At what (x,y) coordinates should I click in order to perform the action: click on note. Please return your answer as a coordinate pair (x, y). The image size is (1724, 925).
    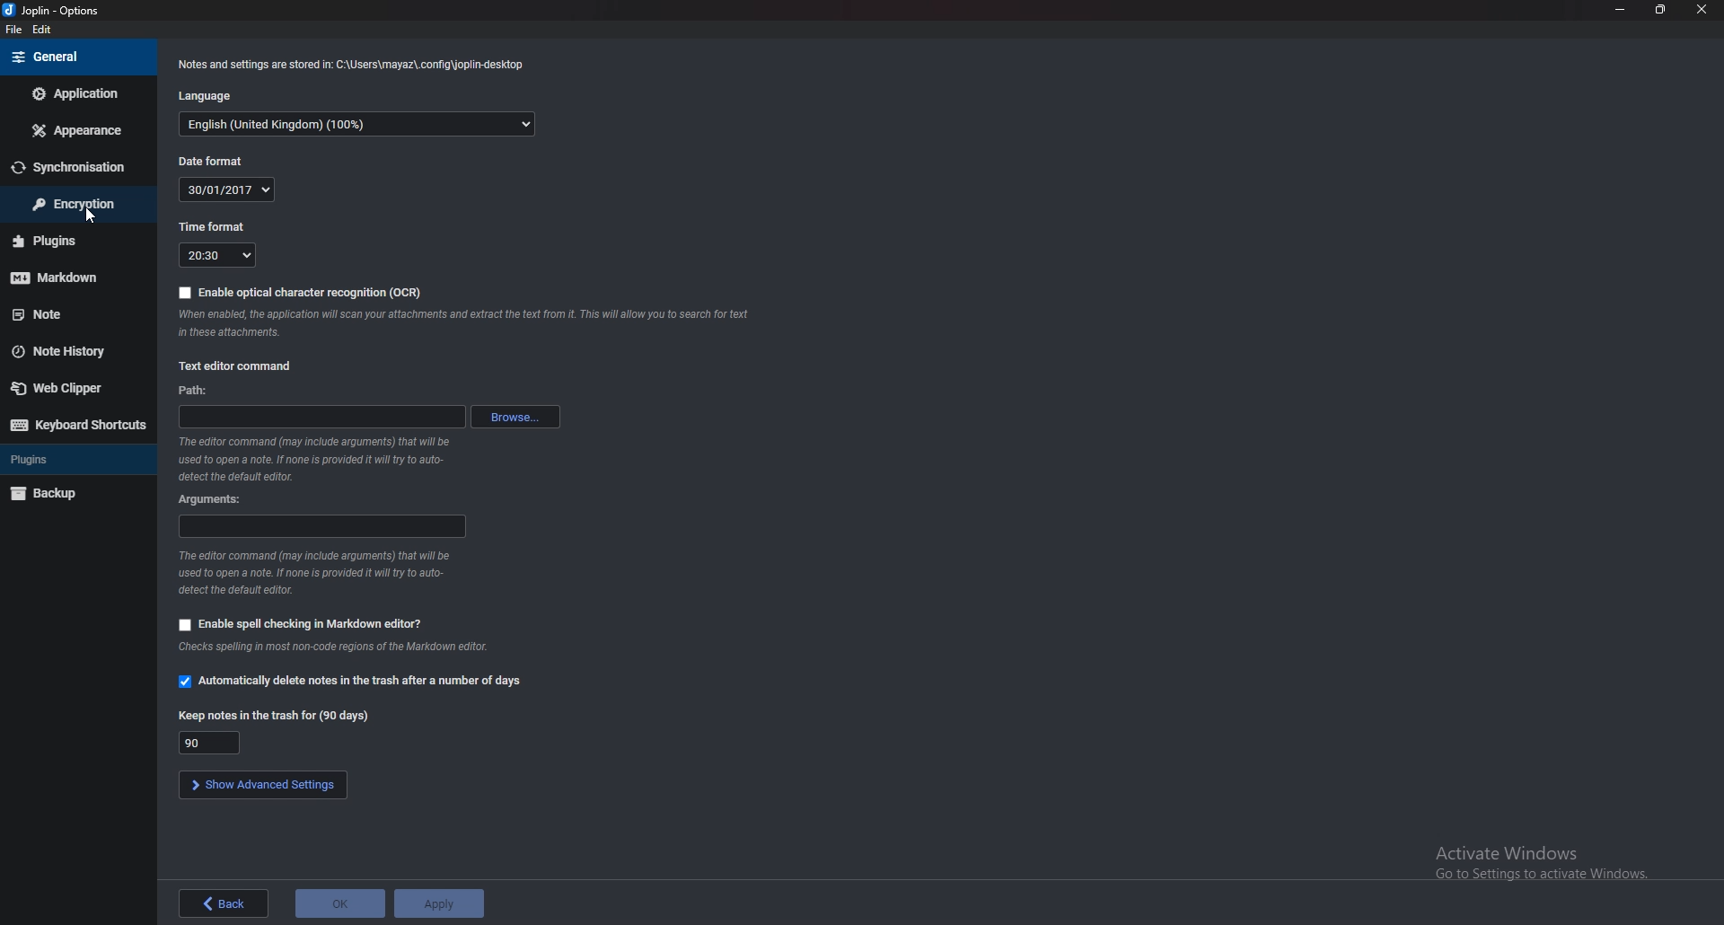
    Looking at the image, I should click on (73, 313).